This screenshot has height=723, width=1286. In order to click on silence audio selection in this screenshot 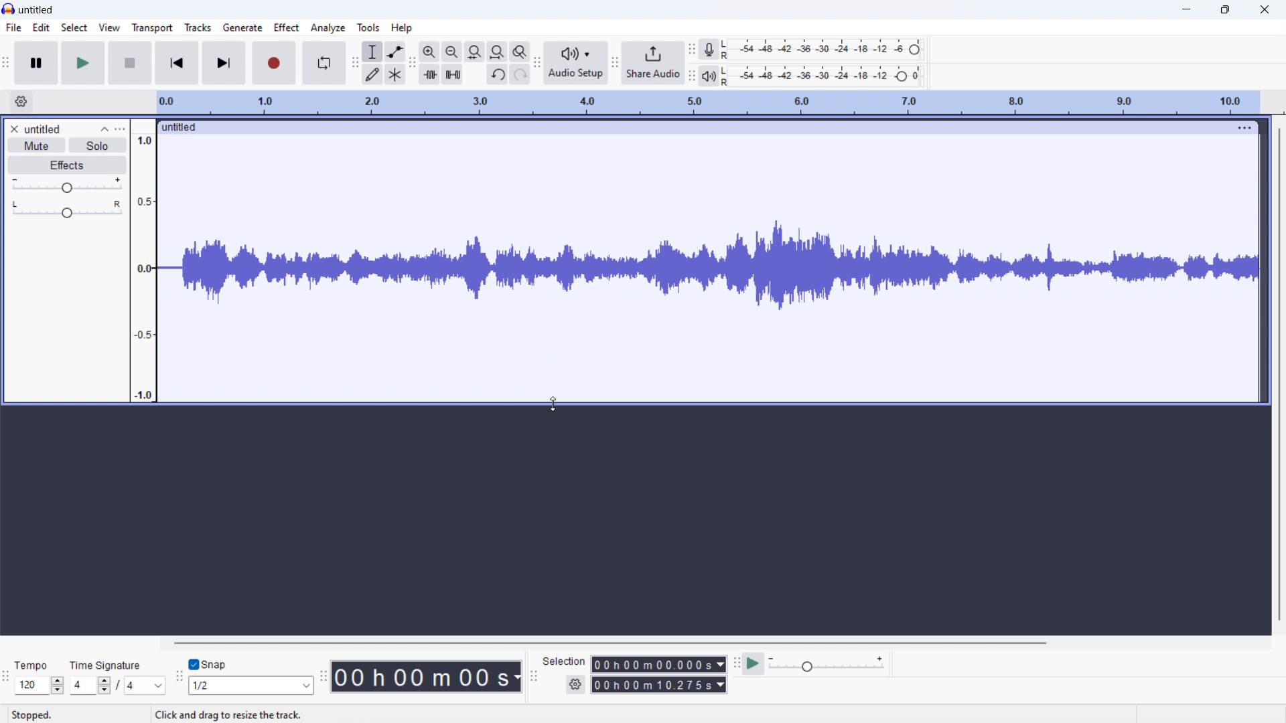, I will do `click(452, 74)`.